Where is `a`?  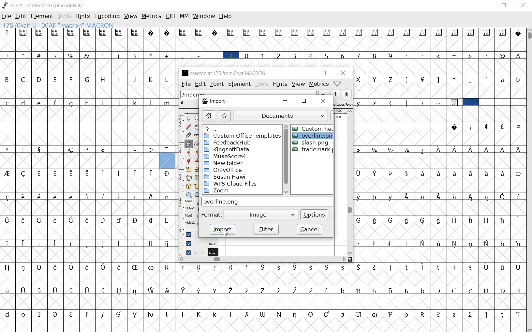 a is located at coordinates (503, 80).